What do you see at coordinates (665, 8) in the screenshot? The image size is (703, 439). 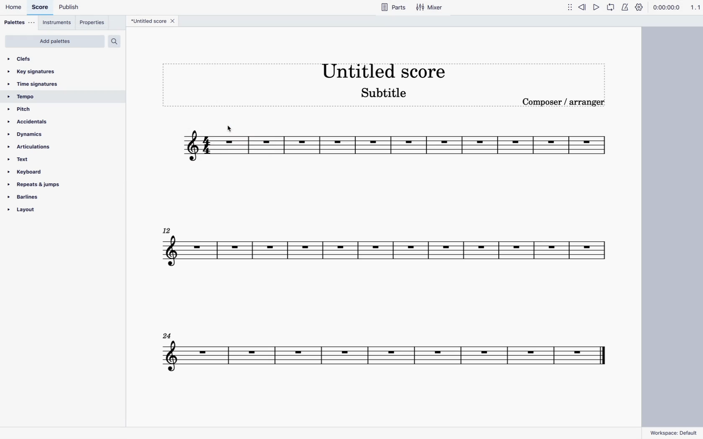 I see `time frame` at bounding box center [665, 8].